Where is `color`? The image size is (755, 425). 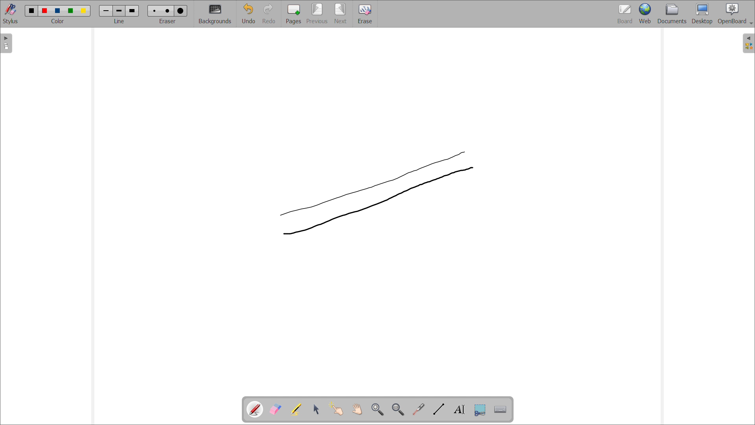
color is located at coordinates (46, 11).